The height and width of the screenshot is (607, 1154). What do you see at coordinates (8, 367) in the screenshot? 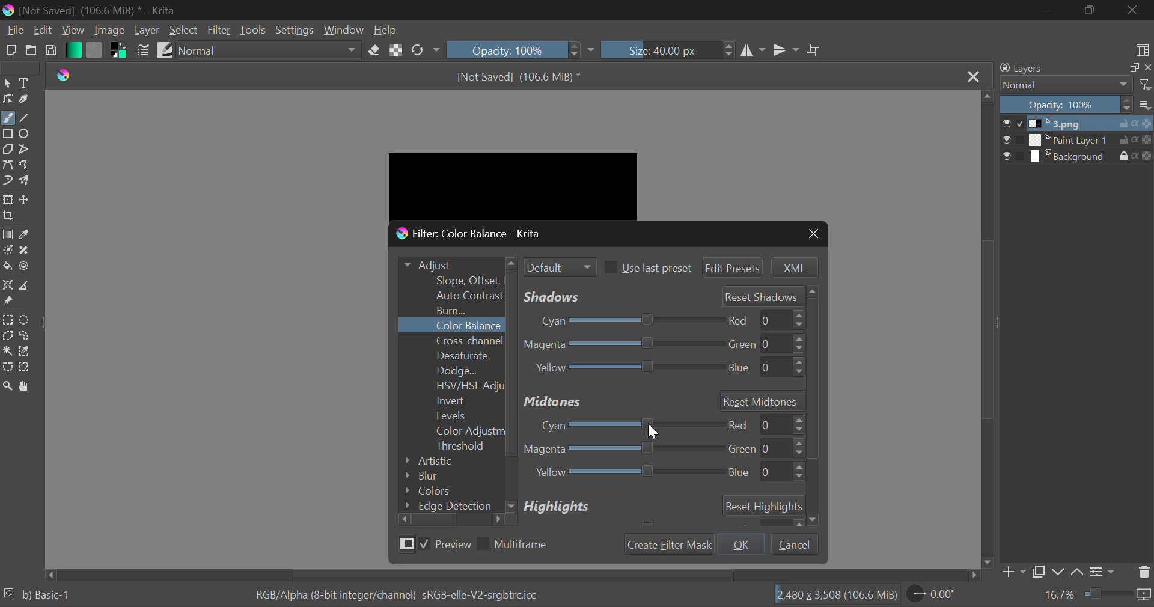
I see `Bezier Curve Selection` at bounding box center [8, 367].